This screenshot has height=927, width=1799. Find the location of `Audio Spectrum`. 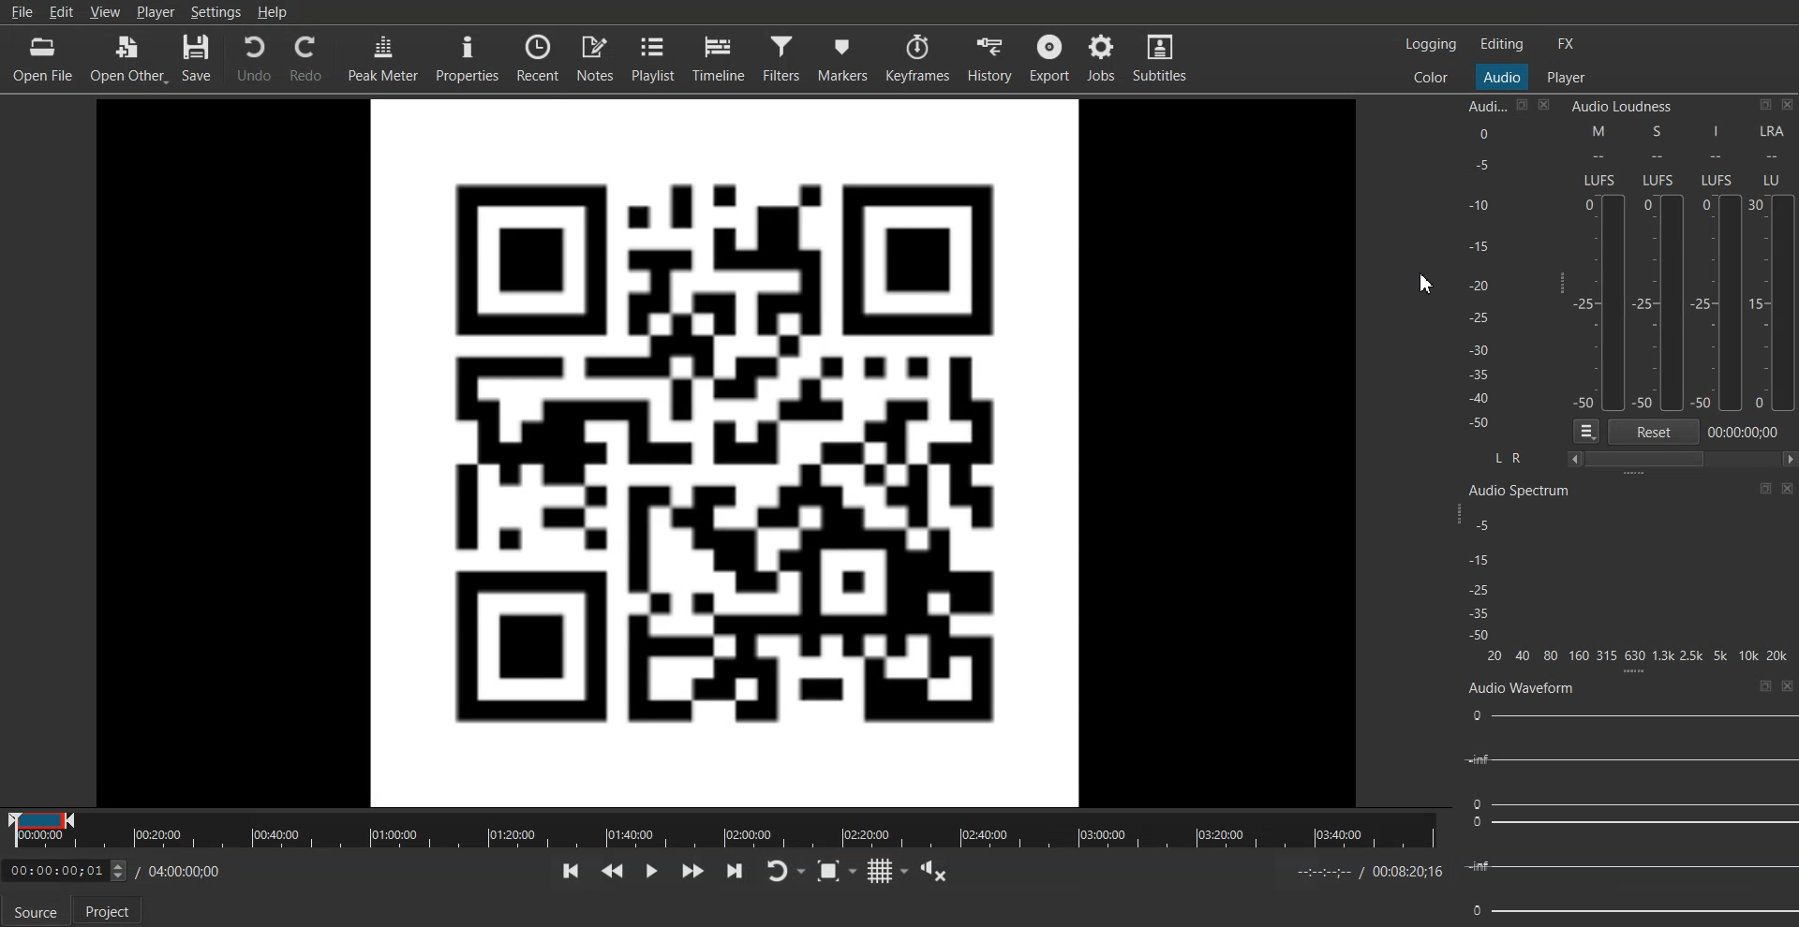

Audio Spectrum is located at coordinates (1521, 490).